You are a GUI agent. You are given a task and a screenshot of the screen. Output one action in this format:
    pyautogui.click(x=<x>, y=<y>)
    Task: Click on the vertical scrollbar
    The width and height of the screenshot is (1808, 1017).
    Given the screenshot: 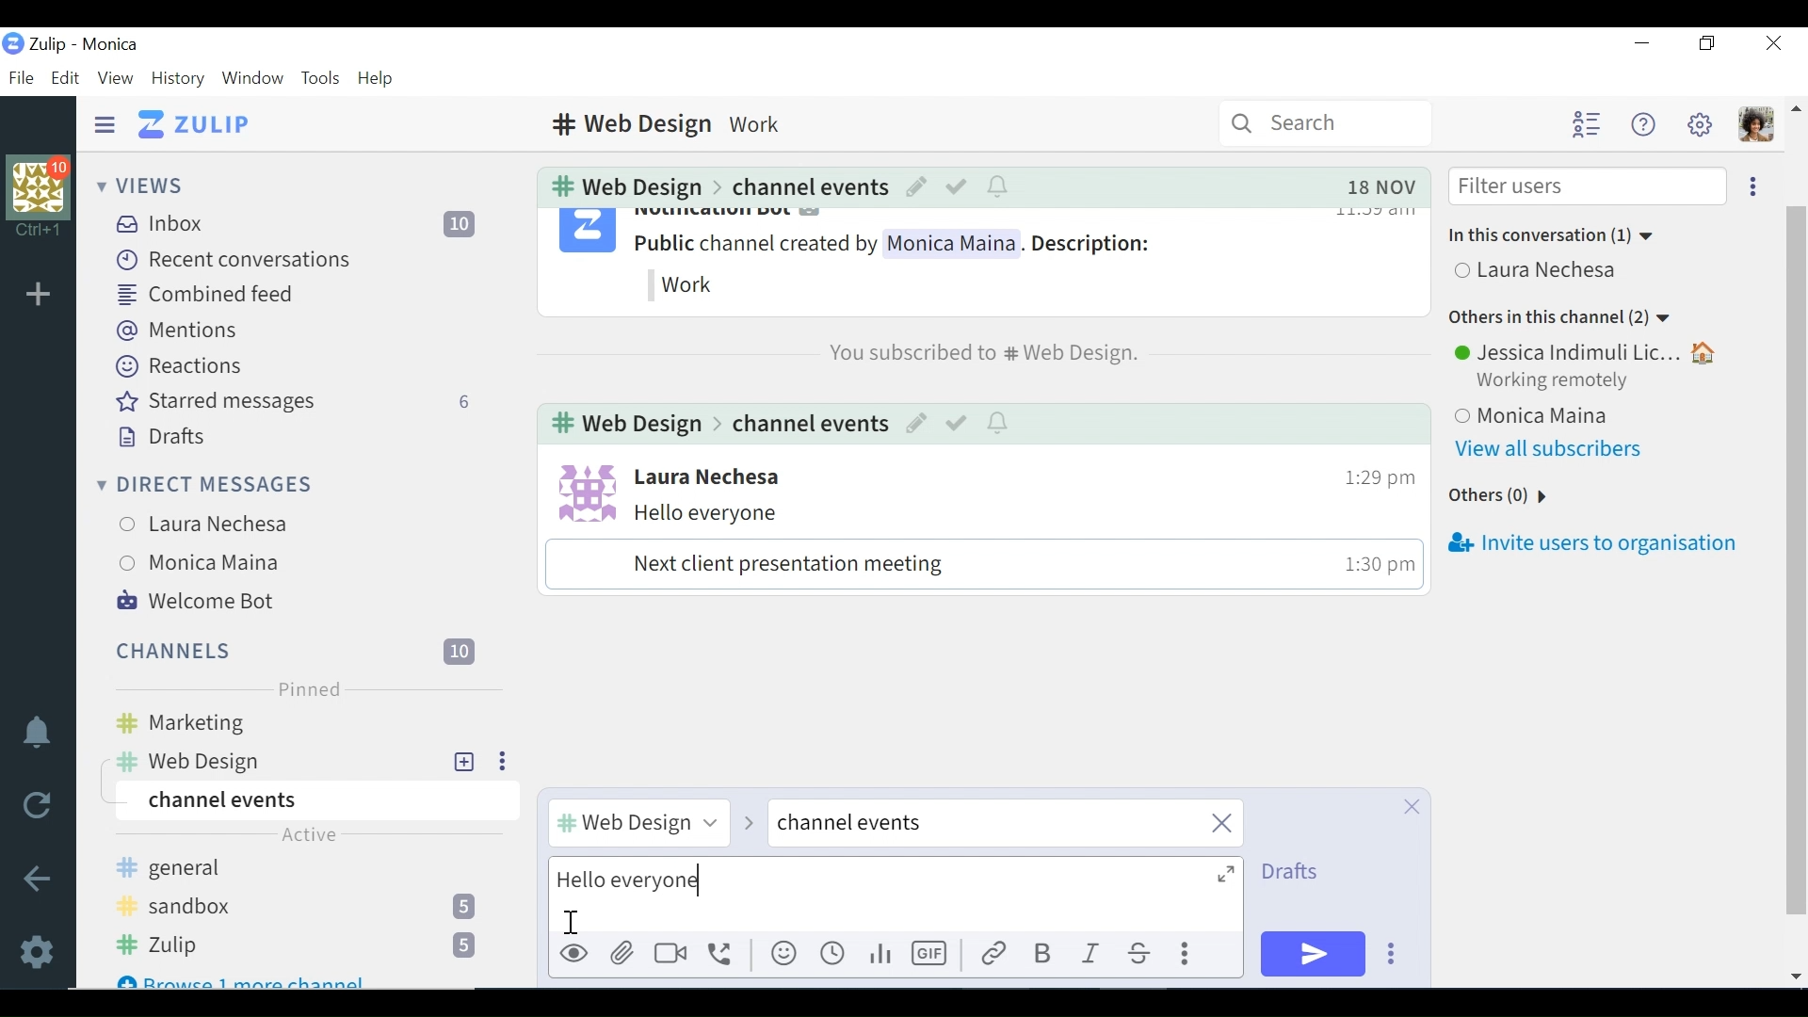 What is the action you would take?
    pyautogui.click(x=1801, y=544)
    